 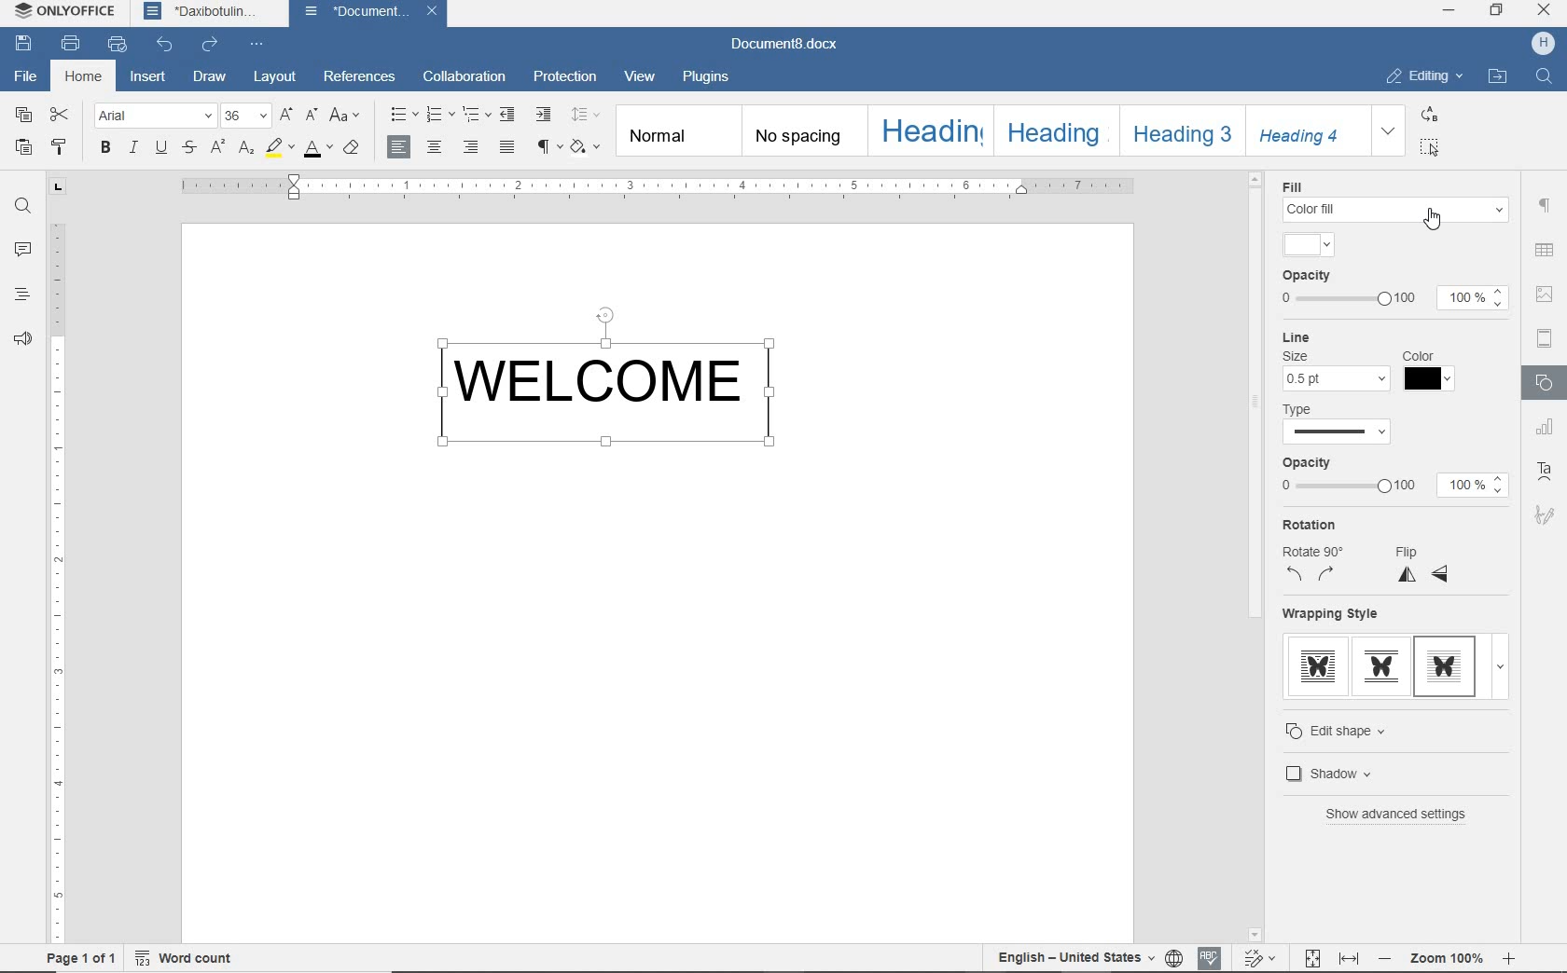 I want to click on CLEAR STYLE, so click(x=352, y=148).